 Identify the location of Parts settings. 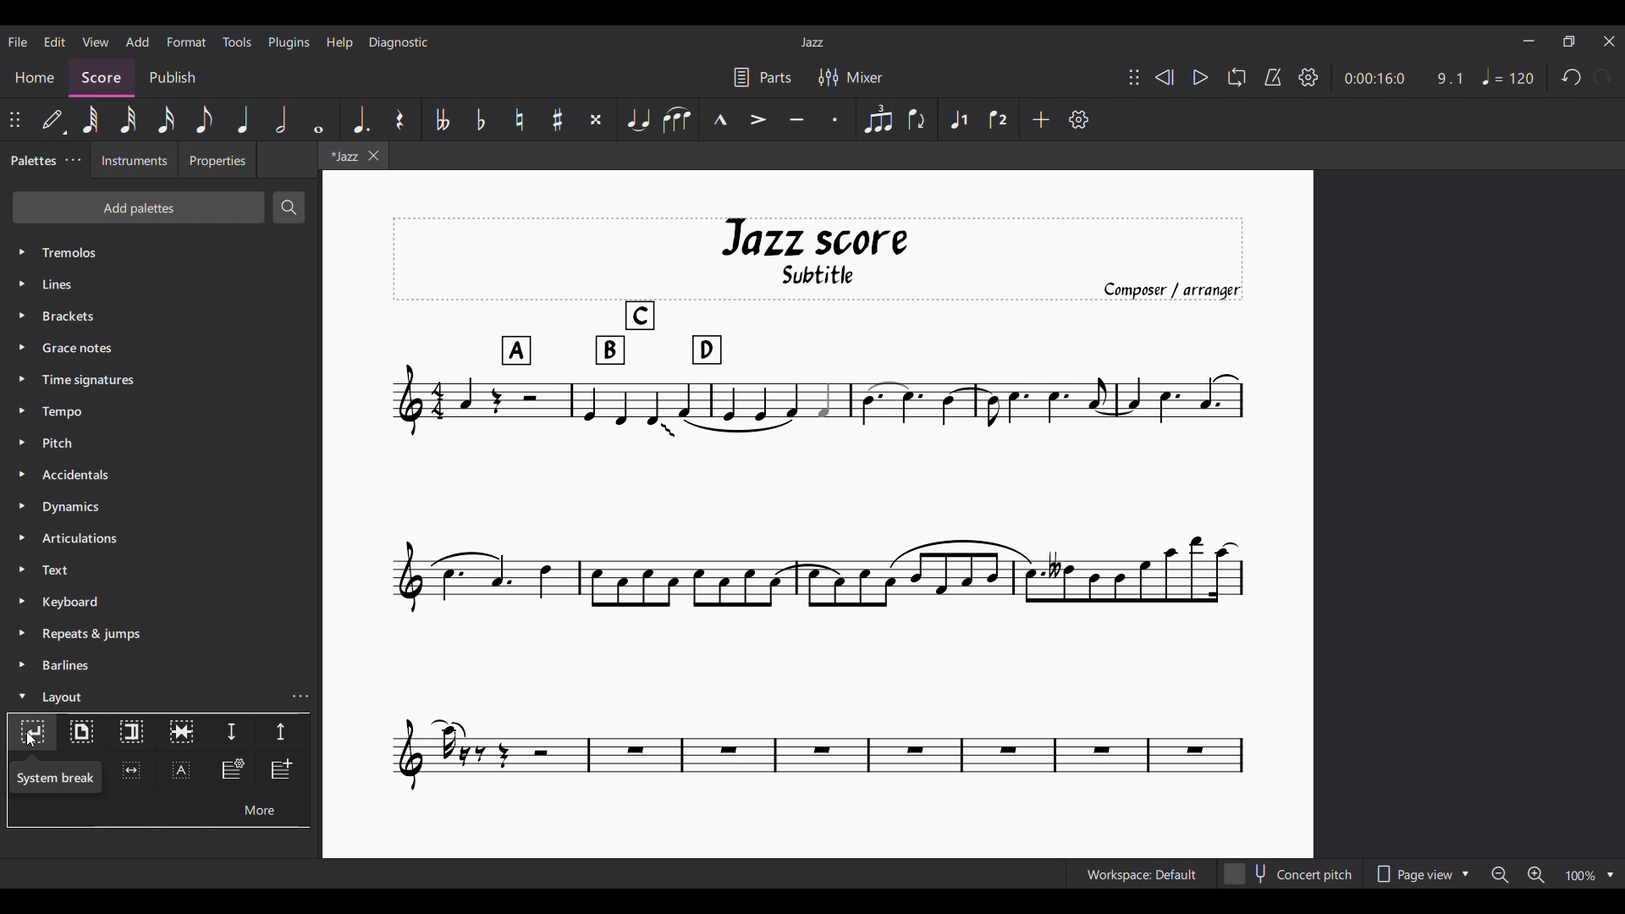
(763, 78).